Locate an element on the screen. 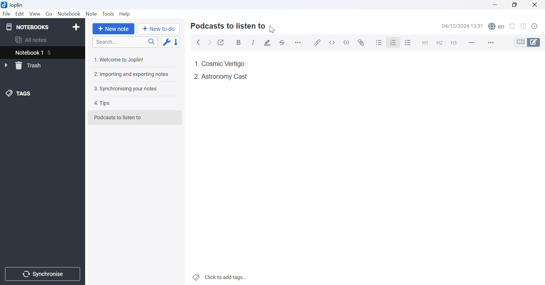  Reverse sort order is located at coordinates (177, 42).